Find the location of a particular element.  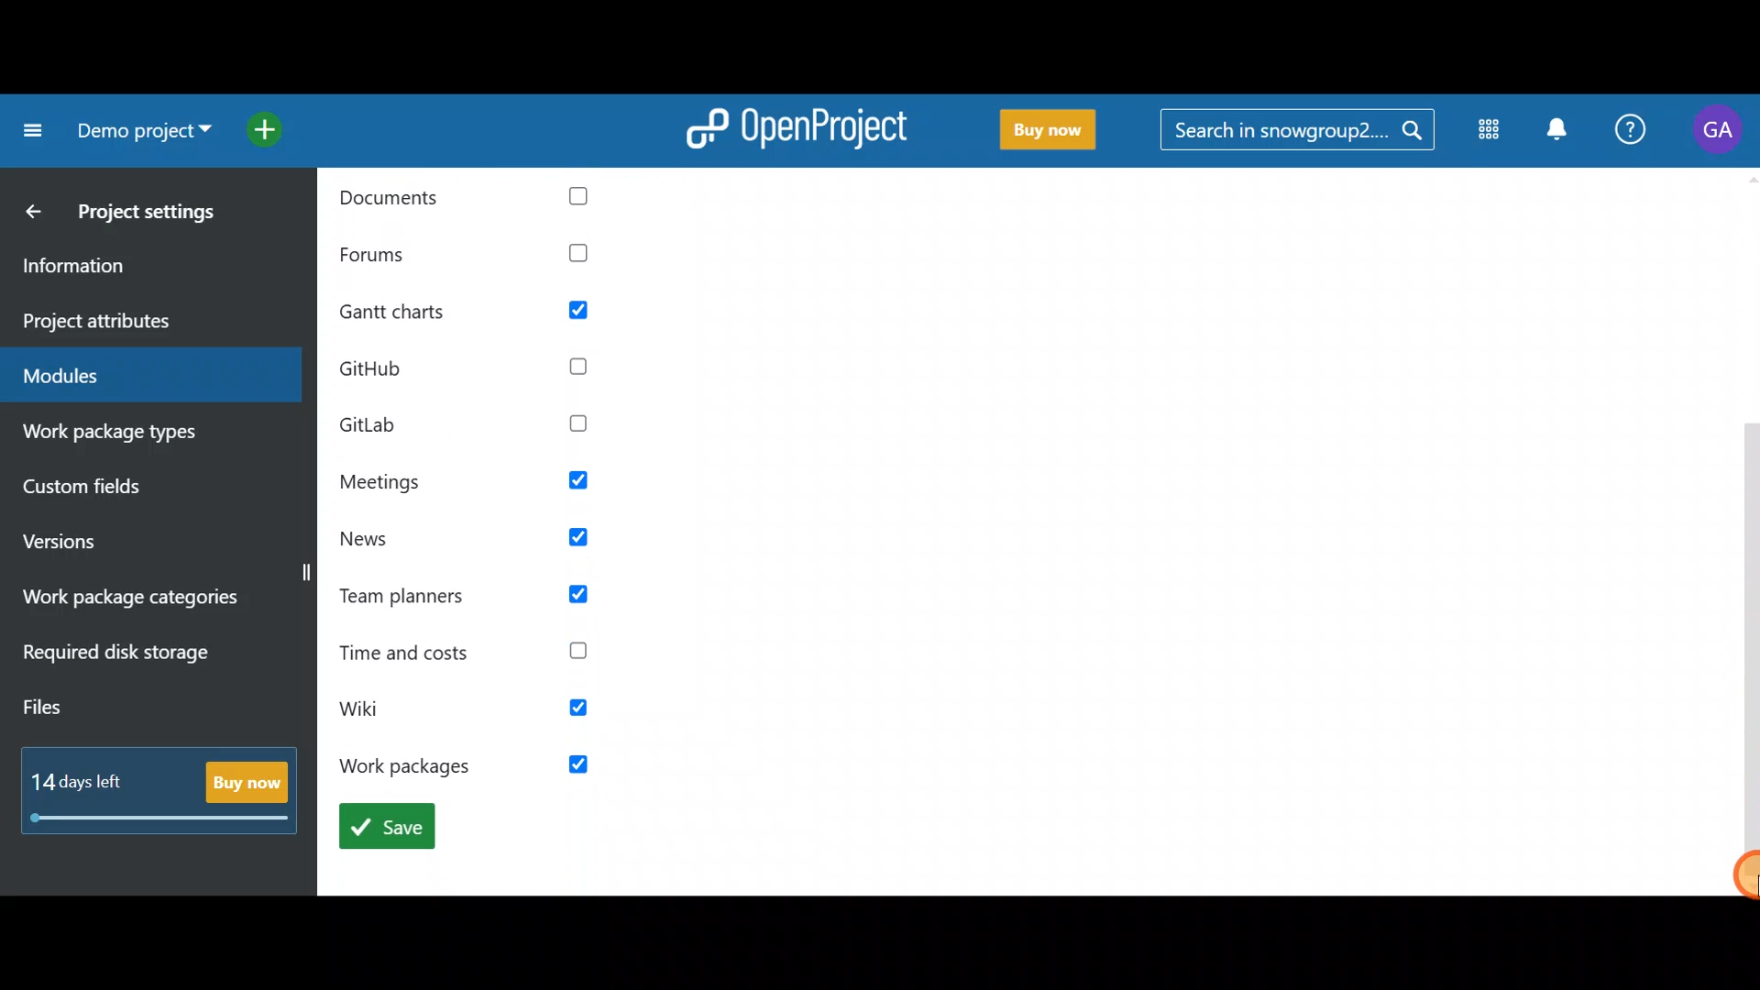

OpenProject is located at coordinates (797, 135).